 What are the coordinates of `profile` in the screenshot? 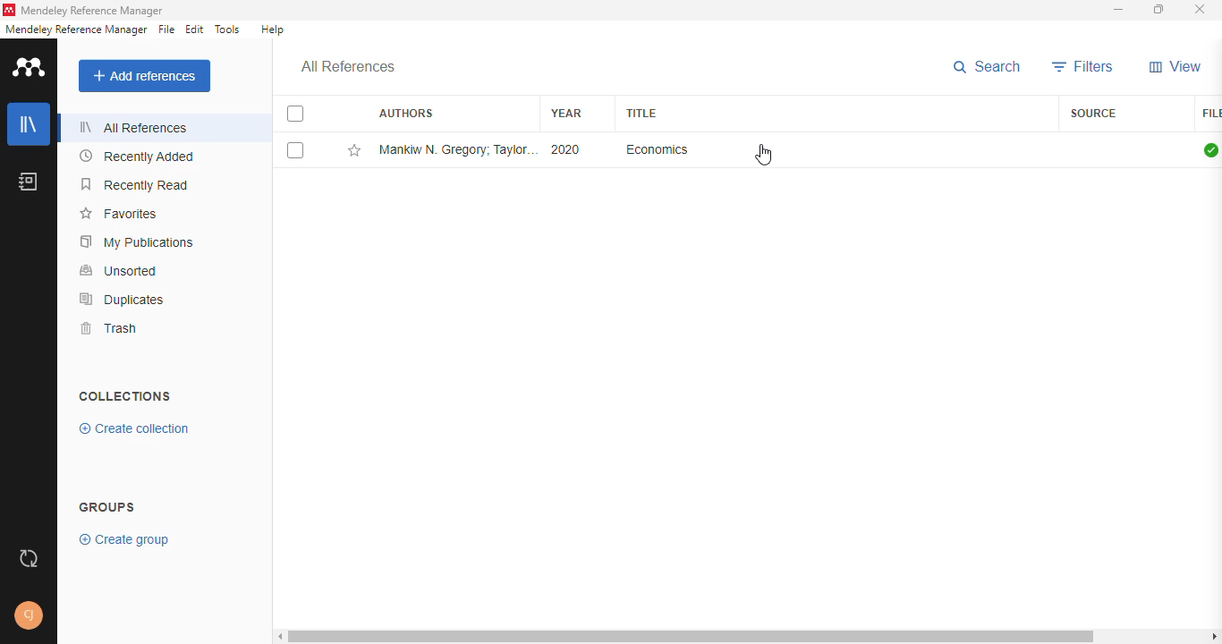 It's located at (30, 615).